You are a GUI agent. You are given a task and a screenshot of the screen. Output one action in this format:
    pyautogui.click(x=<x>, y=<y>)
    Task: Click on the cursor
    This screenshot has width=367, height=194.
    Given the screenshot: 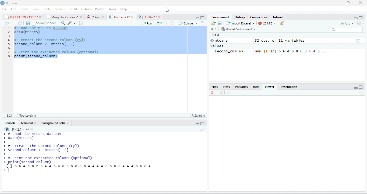 What is the action you would take?
    pyautogui.click(x=167, y=10)
    